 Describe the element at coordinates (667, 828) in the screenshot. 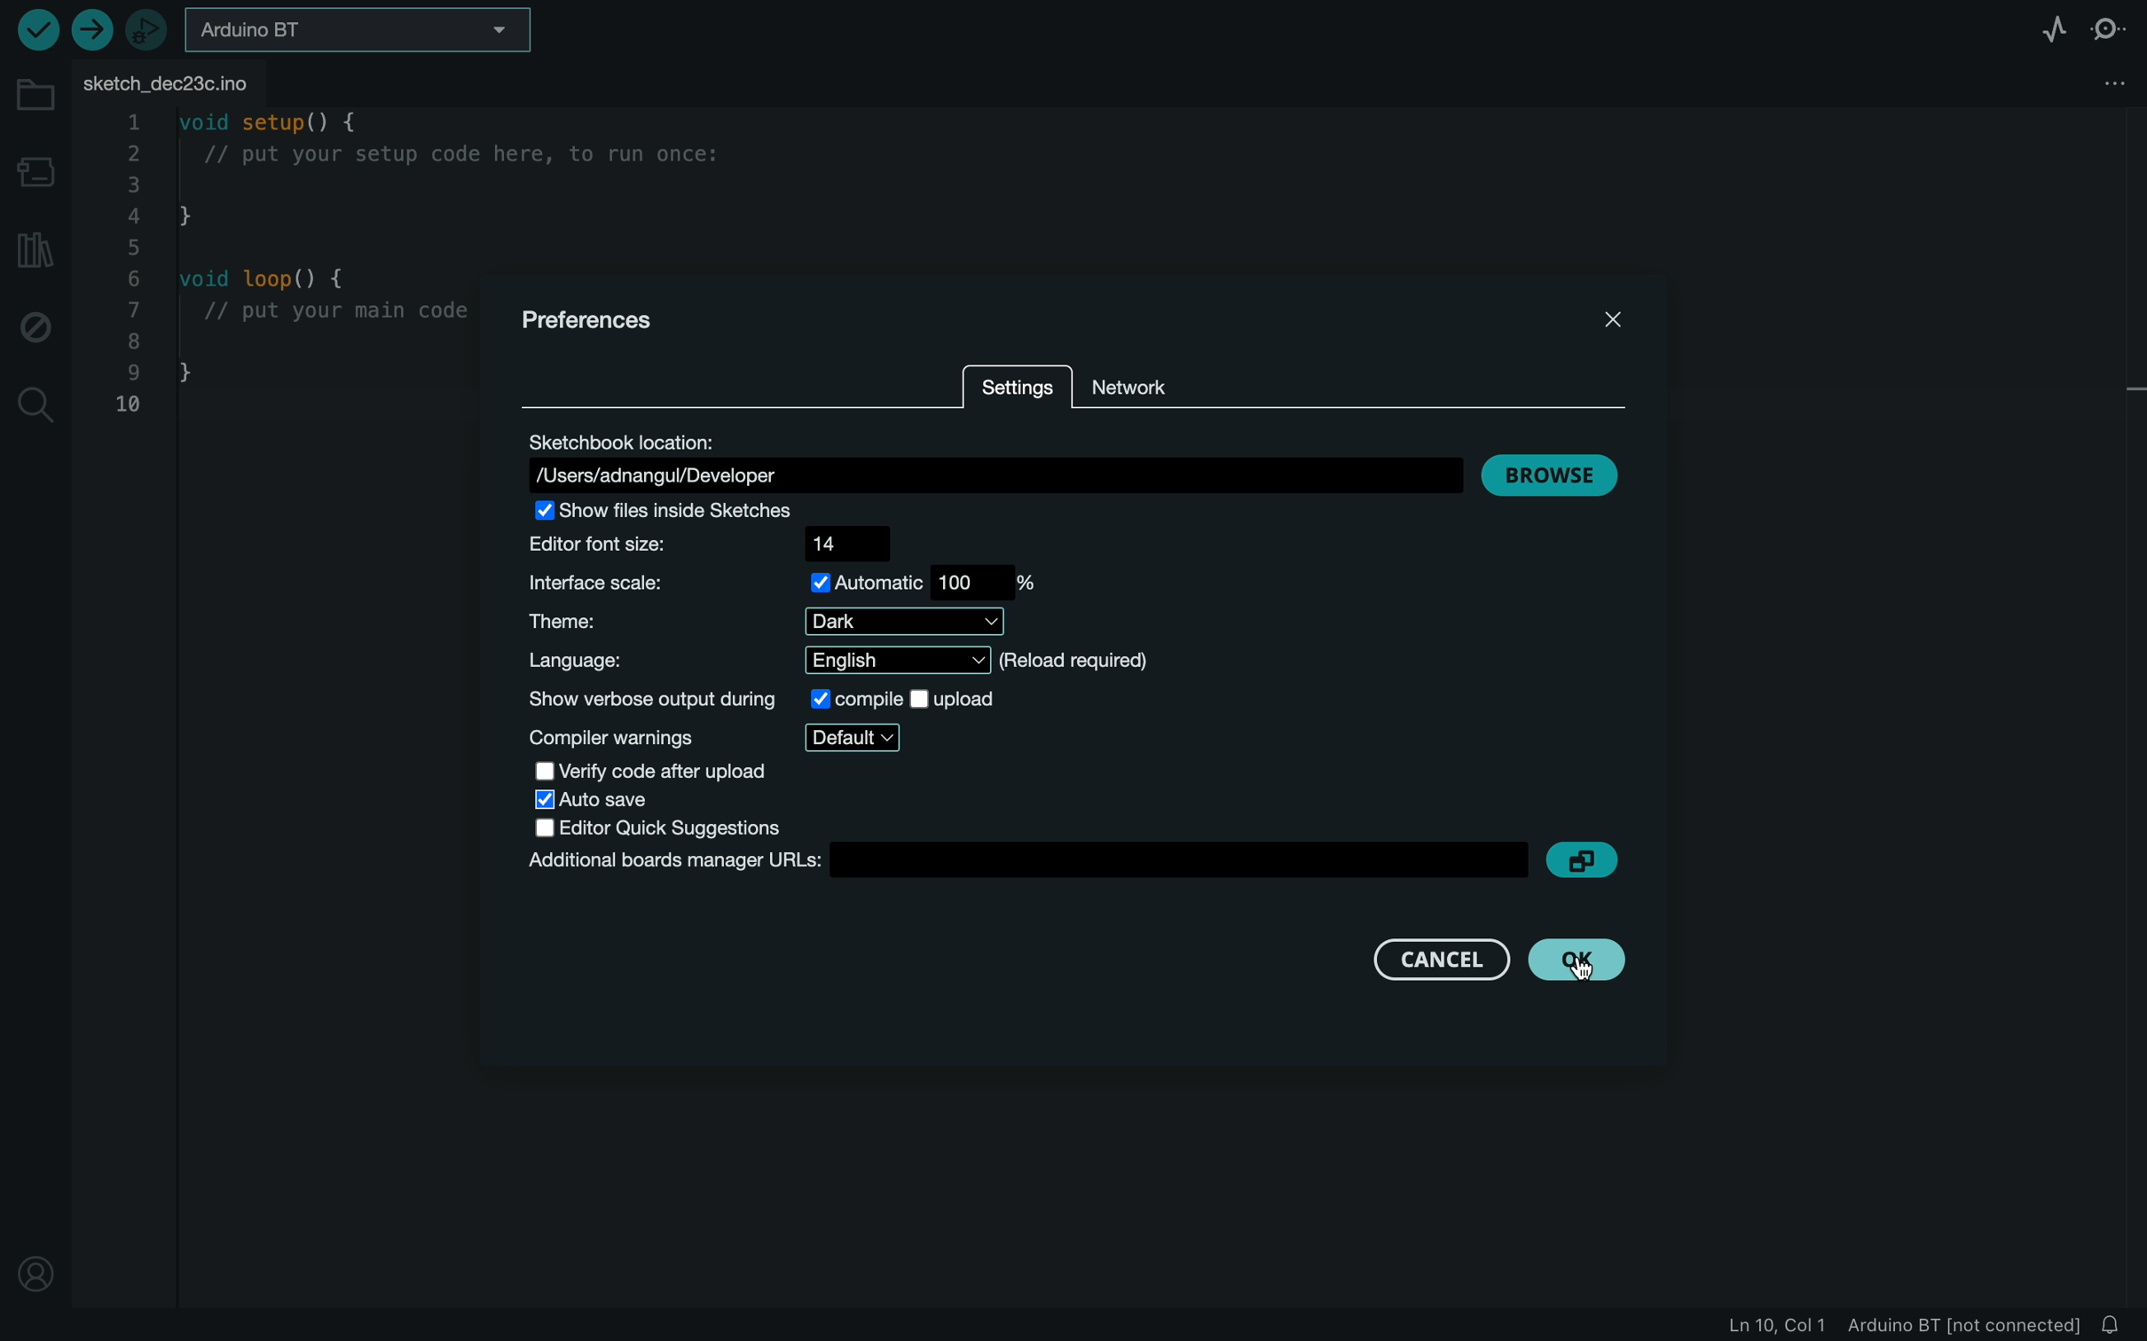

I see `editor` at that location.